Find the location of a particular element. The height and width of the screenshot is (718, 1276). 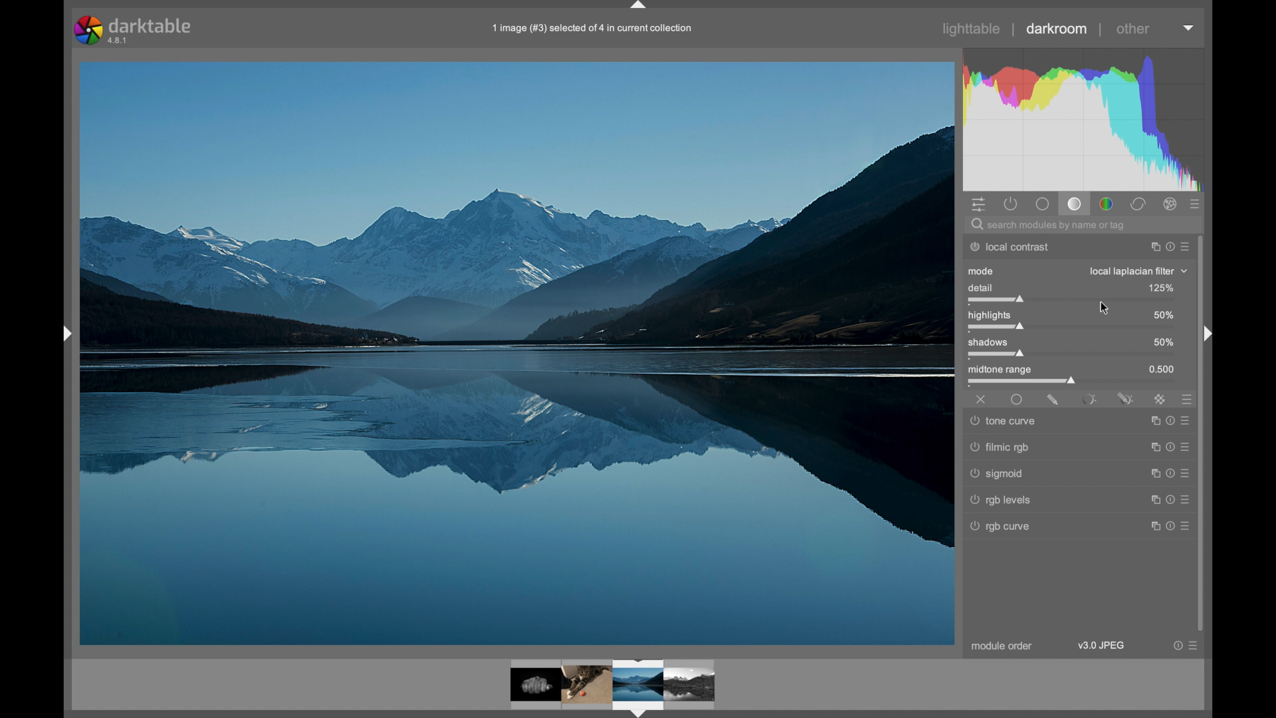

mode is located at coordinates (981, 273).